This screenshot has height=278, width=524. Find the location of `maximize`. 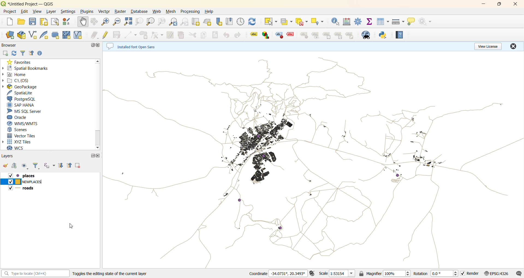

maximize is located at coordinates (92, 46).